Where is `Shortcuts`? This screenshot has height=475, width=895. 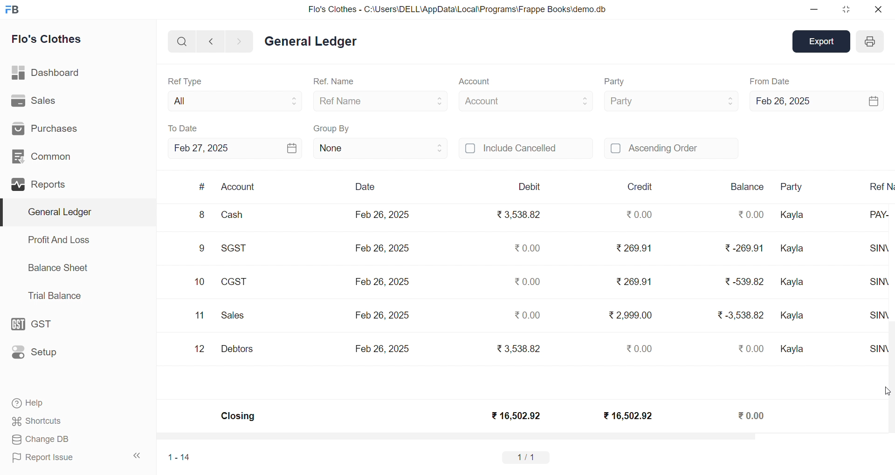
Shortcuts is located at coordinates (37, 420).